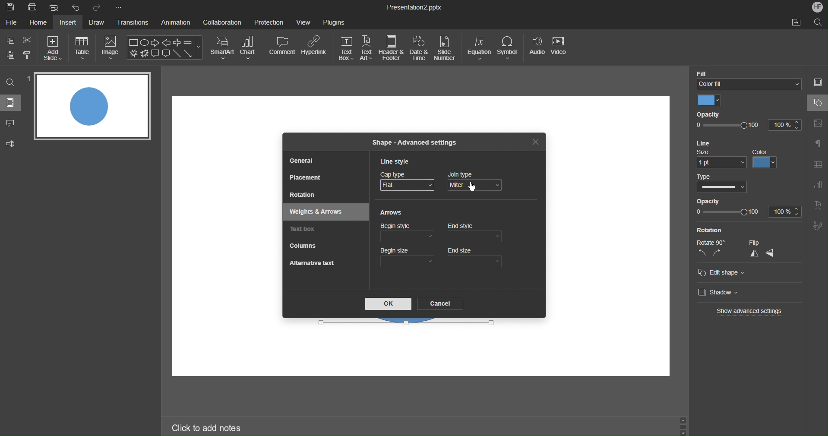 The height and width of the screenshot is (436, 828). What do you see at coordinates (711, 114) in the screenshot?
I see `Opacity` at bounding box center [711, 114].